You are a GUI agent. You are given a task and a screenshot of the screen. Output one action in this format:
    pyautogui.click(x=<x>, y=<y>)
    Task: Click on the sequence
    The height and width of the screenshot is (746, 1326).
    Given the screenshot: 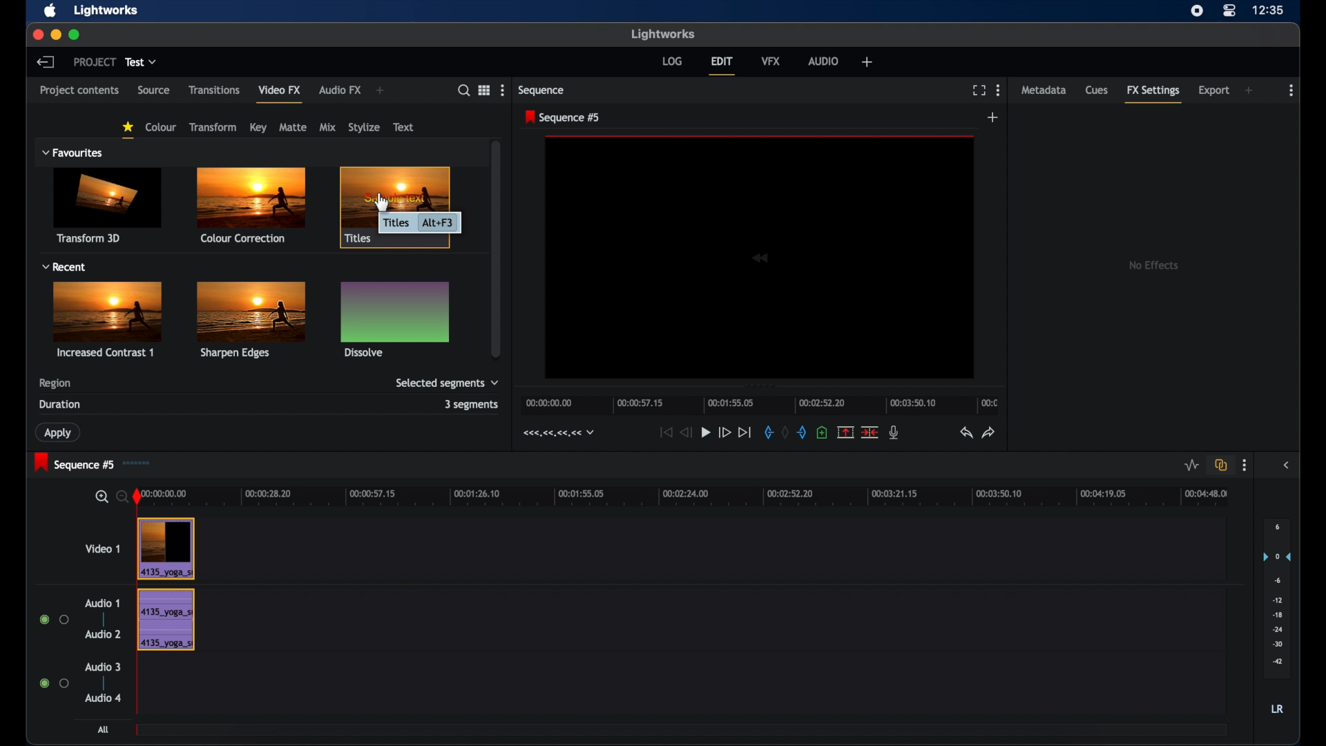 What is the action you would take?
    pyautogui.click(x=541, y=90)
    